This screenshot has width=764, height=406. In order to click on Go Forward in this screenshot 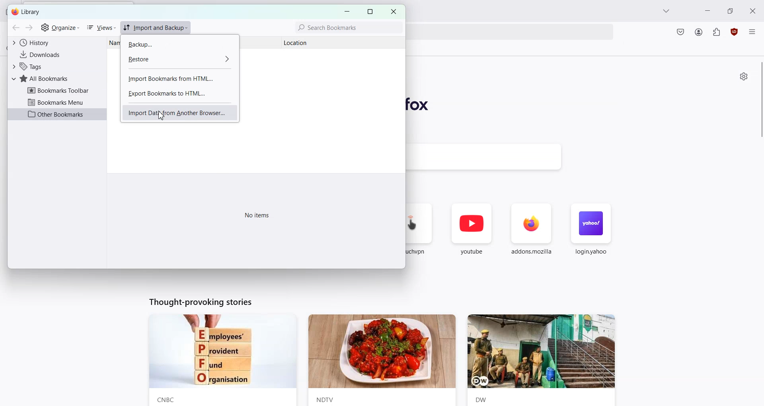, I will do `click(29, 28)`.